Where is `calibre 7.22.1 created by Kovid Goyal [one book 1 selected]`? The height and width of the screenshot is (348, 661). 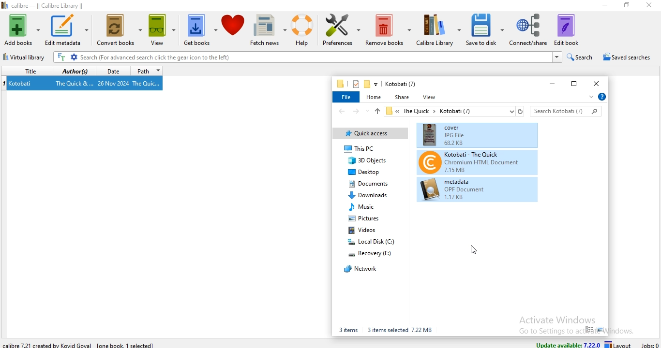 calibre 7.22.1 created by Kovid Goyal [one book 1 selected] is located at coordinates (81, 344).